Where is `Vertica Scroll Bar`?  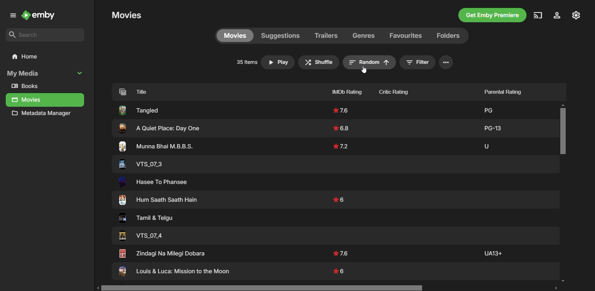
Vertica Scroll Bar is located at coordinates (563, 194).